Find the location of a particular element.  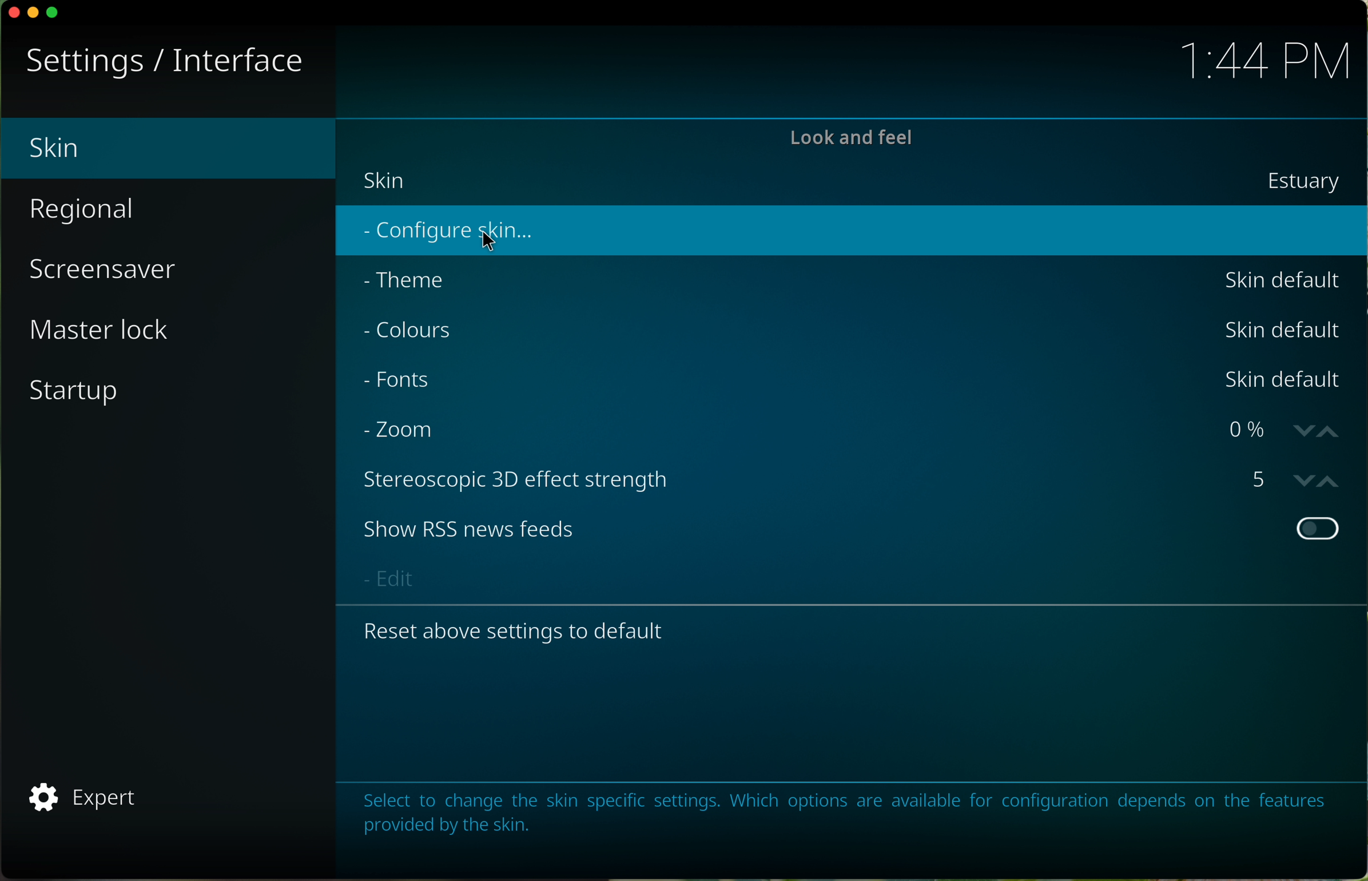

rgional is located at coordinates (85, 209).